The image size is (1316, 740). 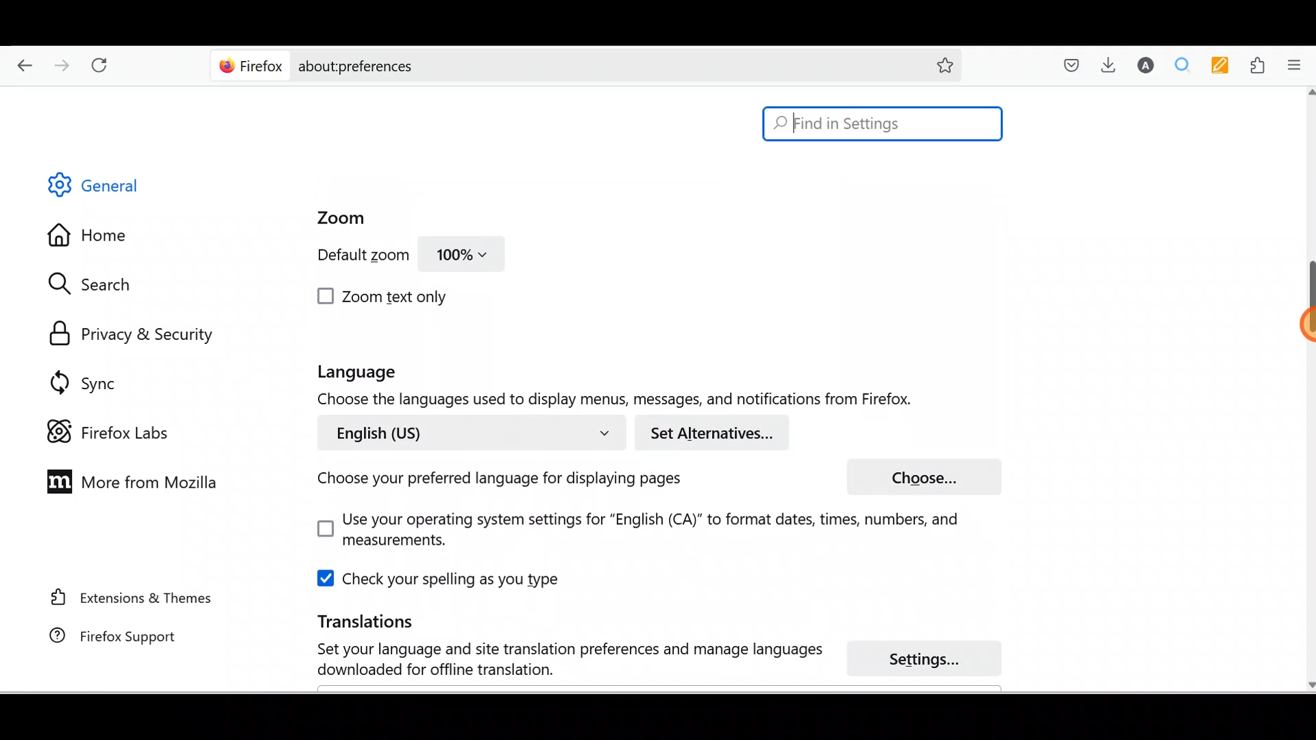 What do you see at coordinates (1224, 66) in the screenshot?
I see `Multi keywords highlighter` at bounding box center [1224, 66].